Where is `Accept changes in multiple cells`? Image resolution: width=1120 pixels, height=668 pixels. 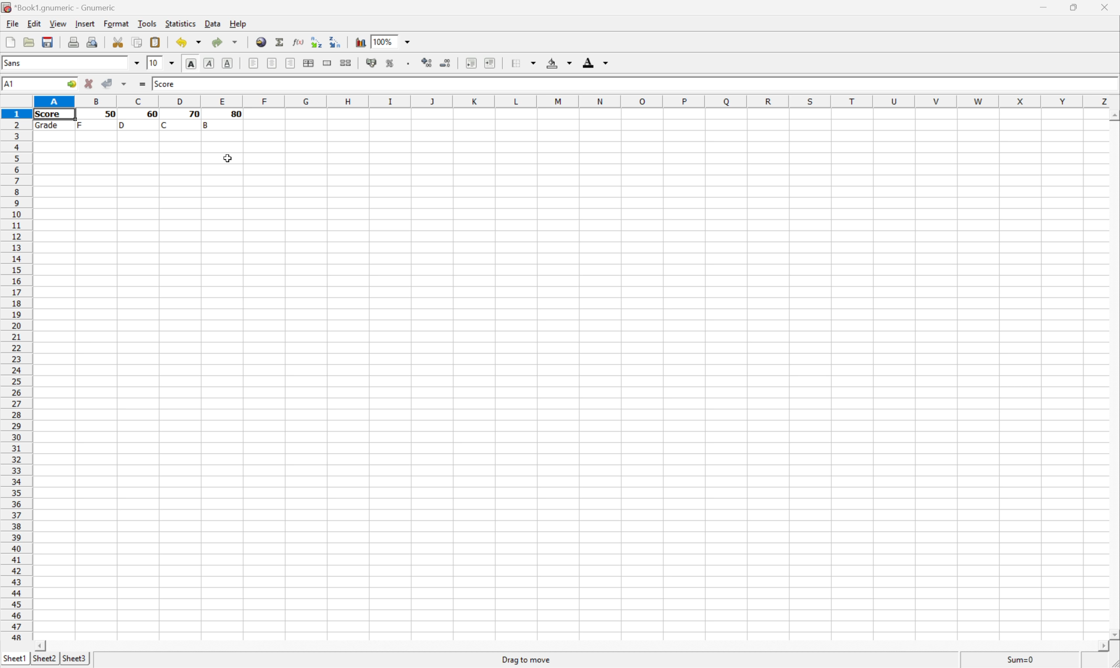
Accept changes in multiple cells is located at coordinates (126, 86).